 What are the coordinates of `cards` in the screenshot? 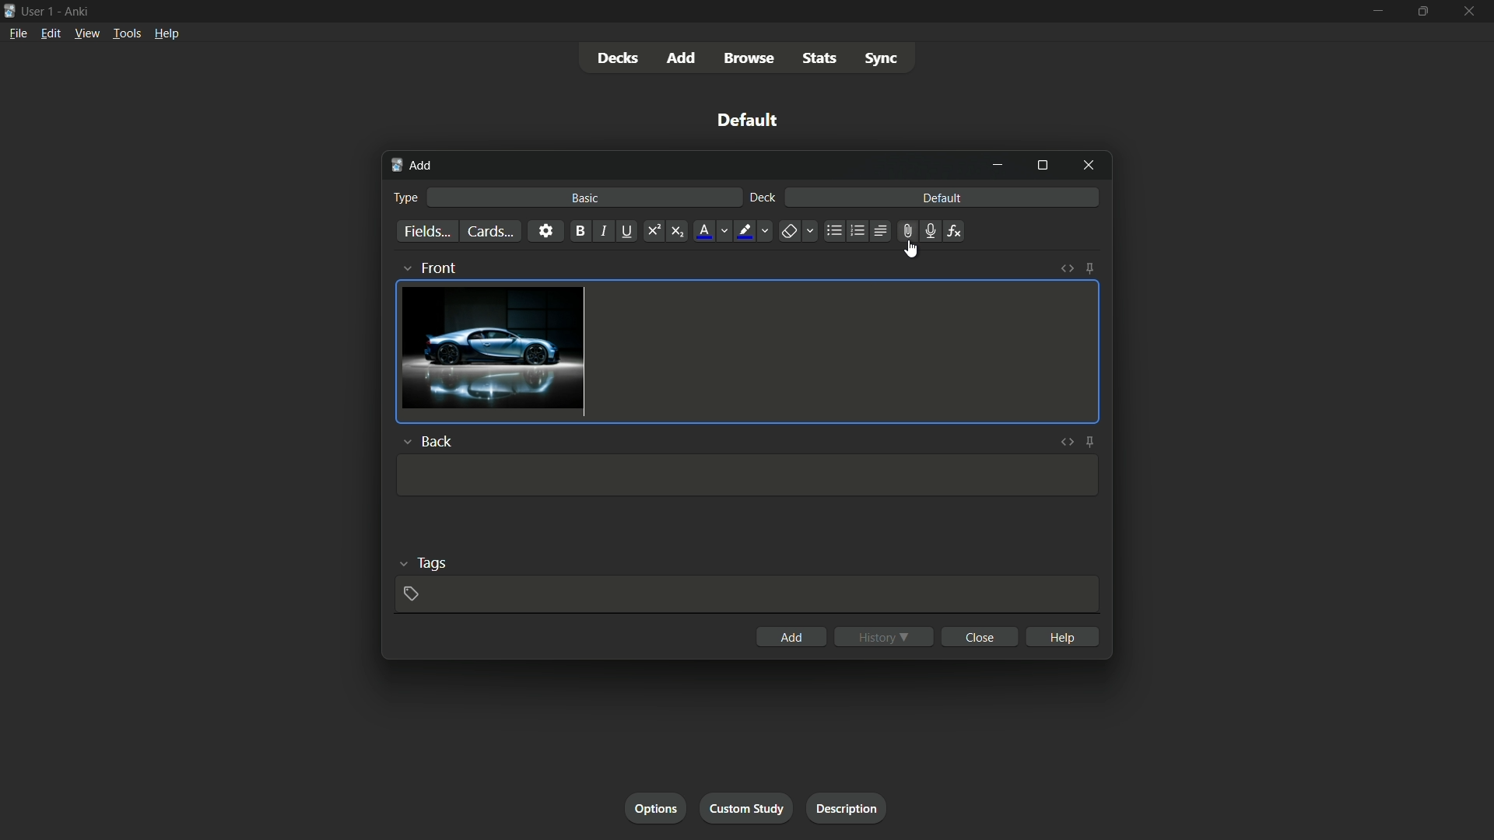 It's located at (489, 231).